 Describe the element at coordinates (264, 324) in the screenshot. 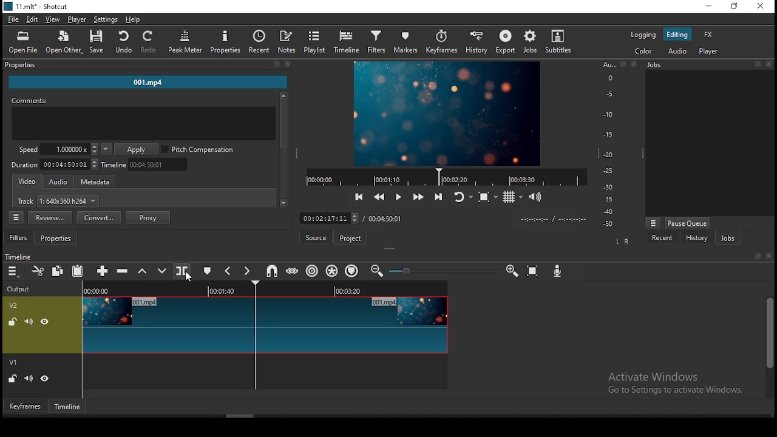

I see `video track V2` at that location.